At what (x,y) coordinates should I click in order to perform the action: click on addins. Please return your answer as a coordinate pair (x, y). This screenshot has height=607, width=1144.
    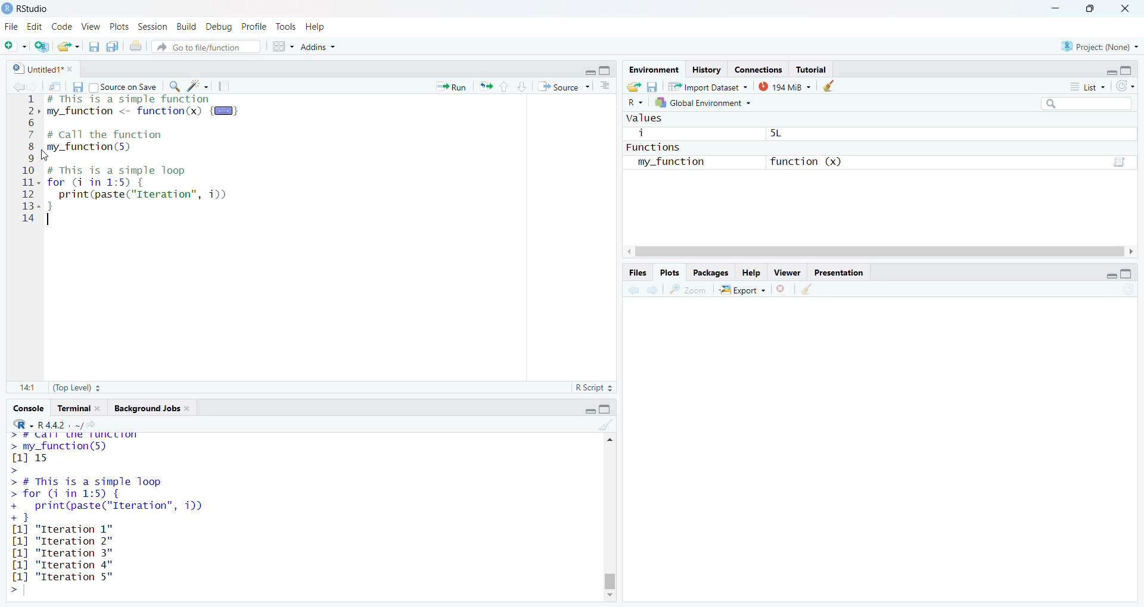
    Looking at the image, I should click on (318, 46).